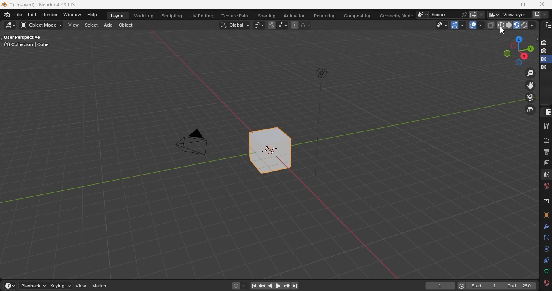 The image size is (552, 291). I want to click on Global, so click(235, 25).